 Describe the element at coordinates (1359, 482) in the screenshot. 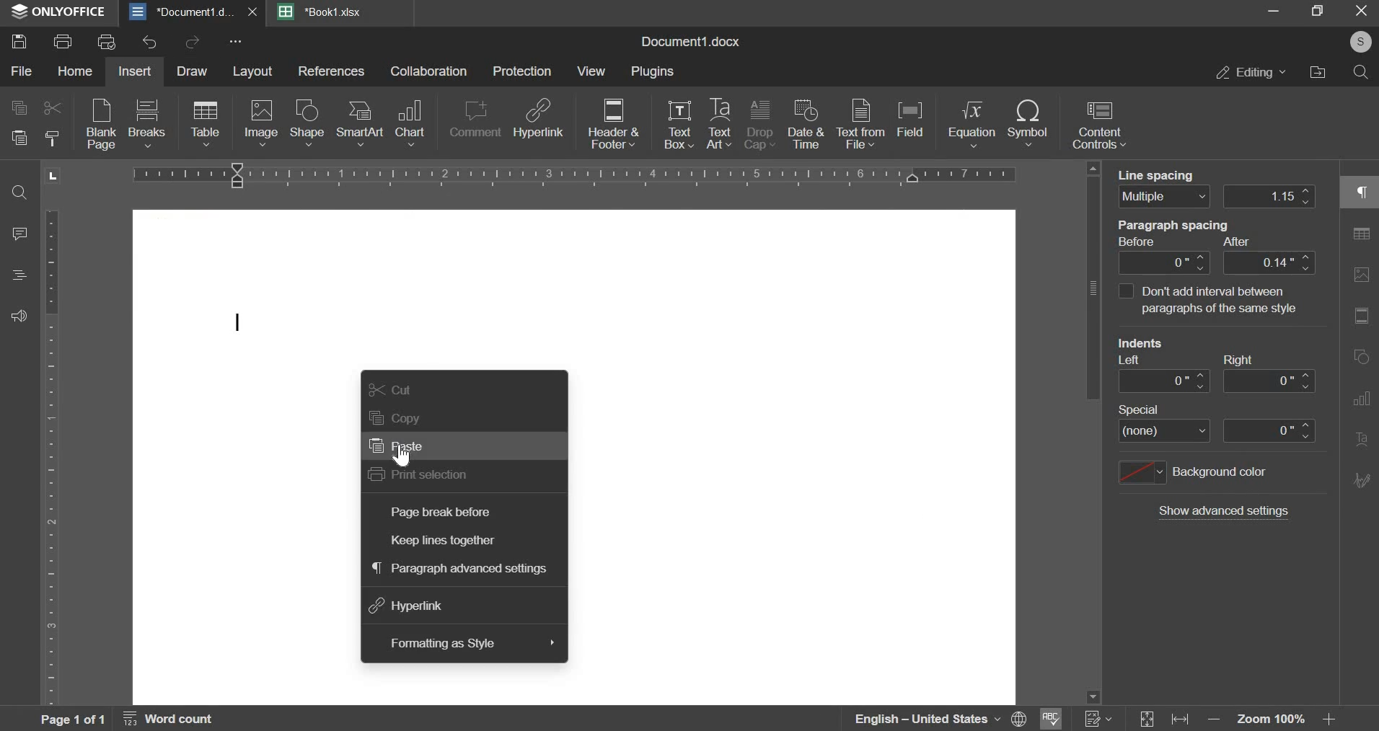

I see `References/Bookmarks Tool` at that location.